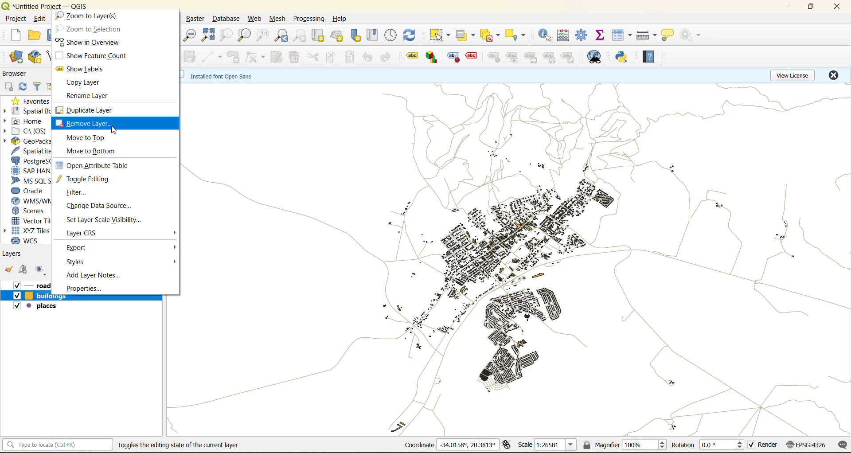 This screenshot has width=851, height=453. Describe the element at coordinates (220, 76) in the screenshot. I see `metadata` at that location.